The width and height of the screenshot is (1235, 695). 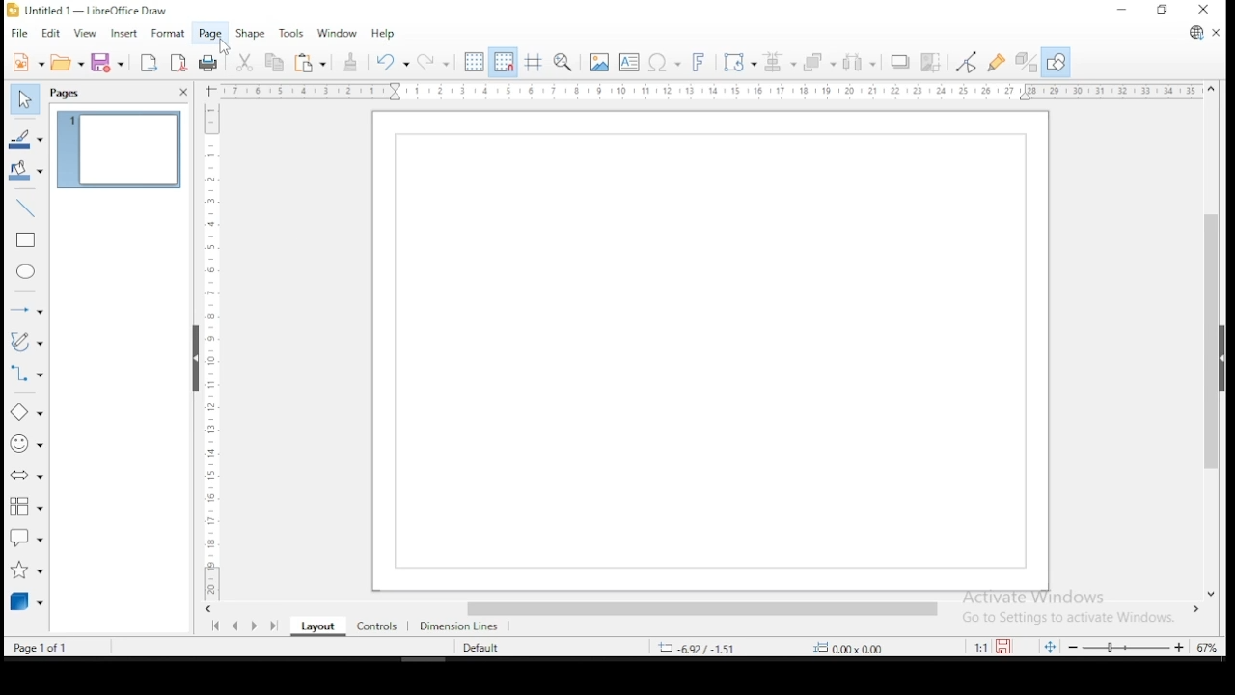 I want to click on scroll bar, so click(x=1212, y=341).